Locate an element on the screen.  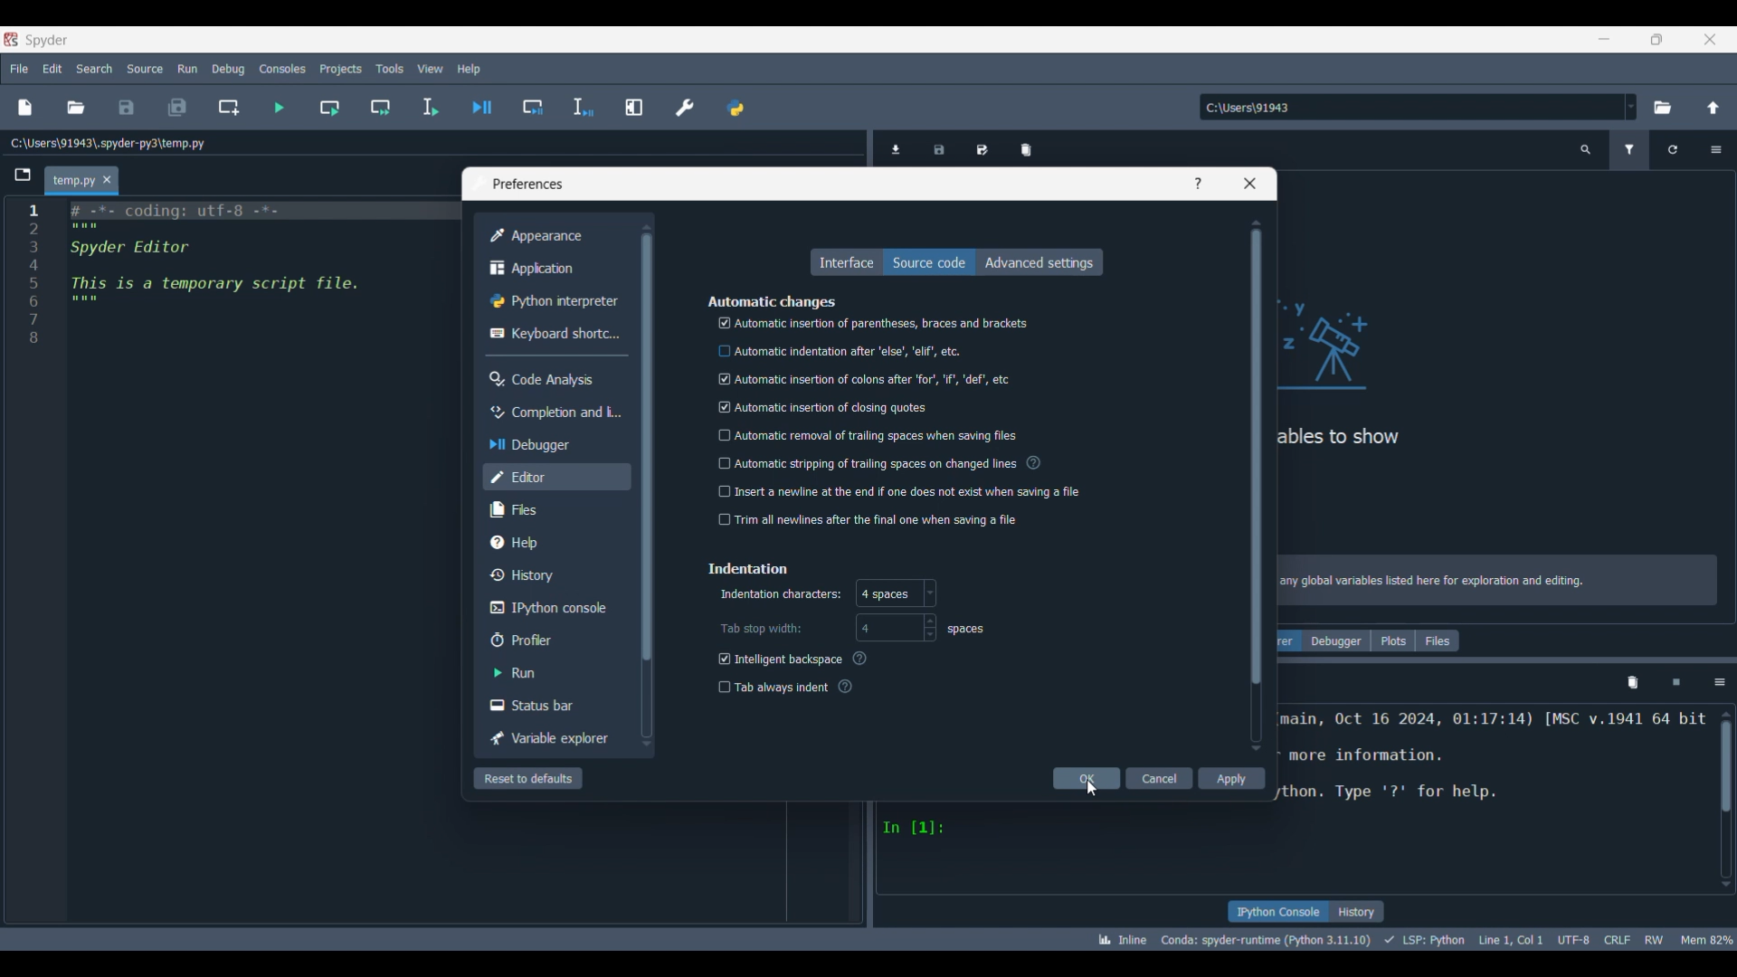
Edit menu is located at coordinates (52, 69).